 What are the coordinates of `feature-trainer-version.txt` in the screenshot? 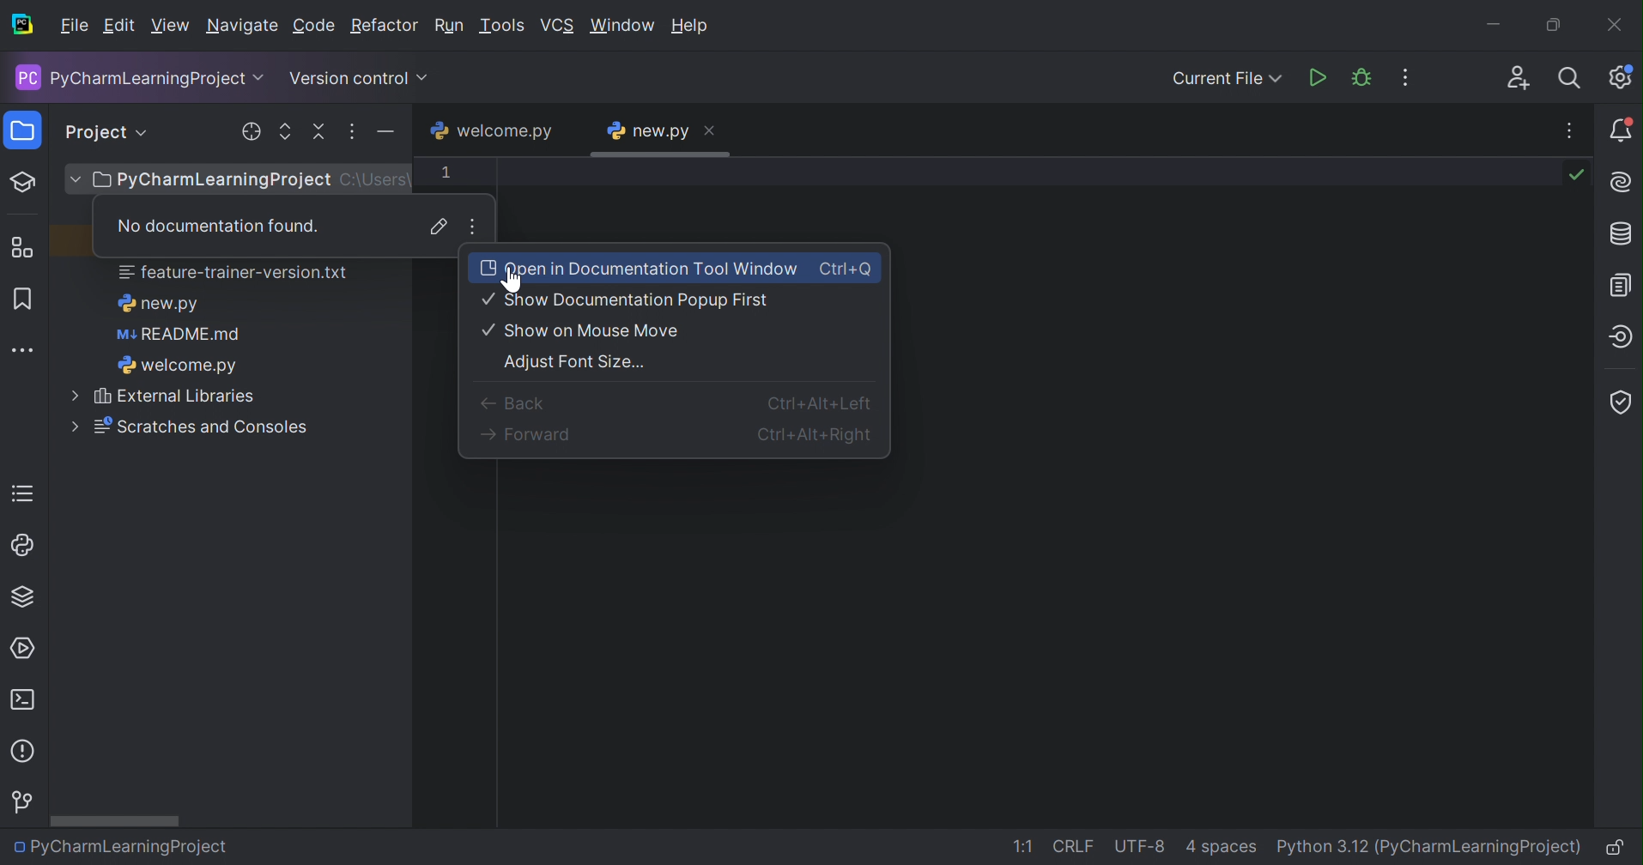 It's located at (235, 275).